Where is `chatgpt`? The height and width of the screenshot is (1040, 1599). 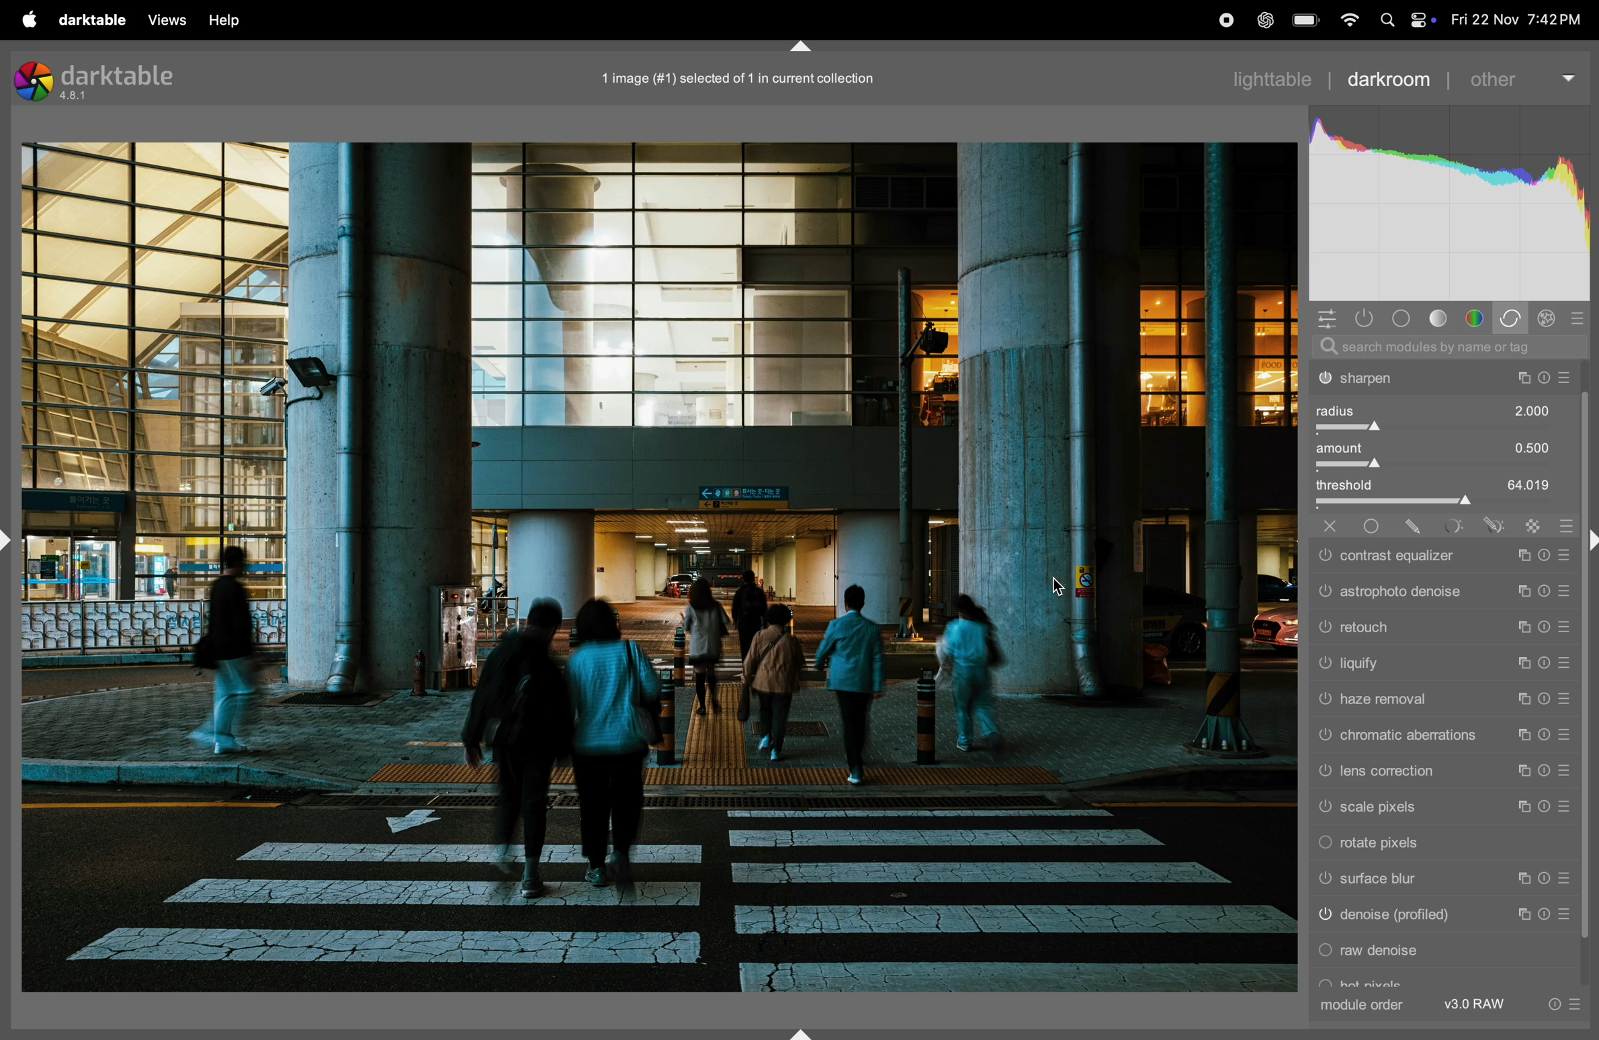
chatgpt is located at coordinates (1264, 20).